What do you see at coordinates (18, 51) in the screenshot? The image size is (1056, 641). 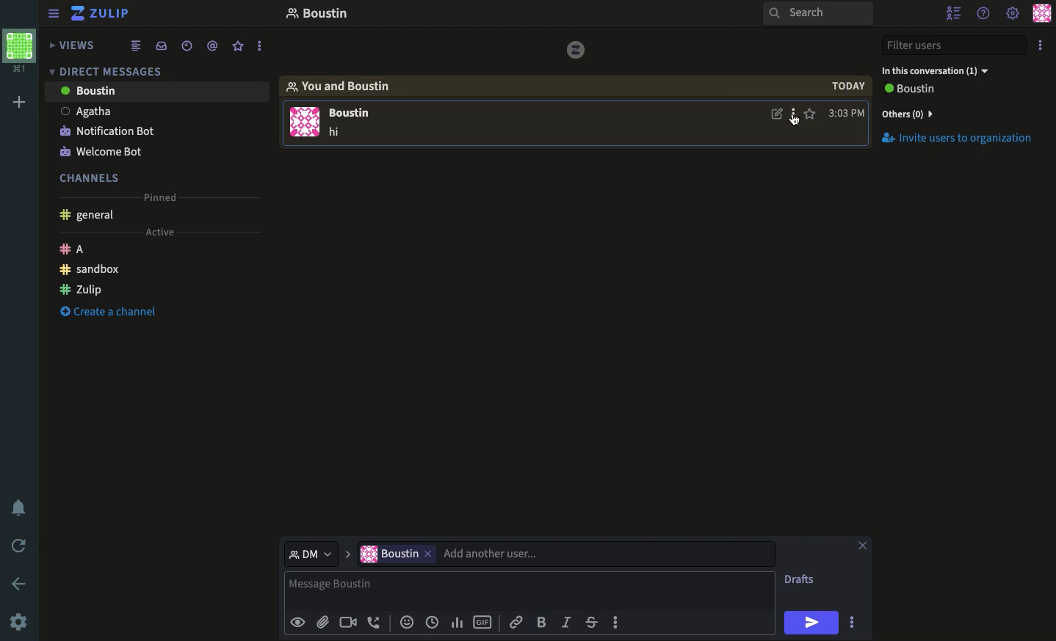 I see `Workspace profile` at bounding box center [18, 51].